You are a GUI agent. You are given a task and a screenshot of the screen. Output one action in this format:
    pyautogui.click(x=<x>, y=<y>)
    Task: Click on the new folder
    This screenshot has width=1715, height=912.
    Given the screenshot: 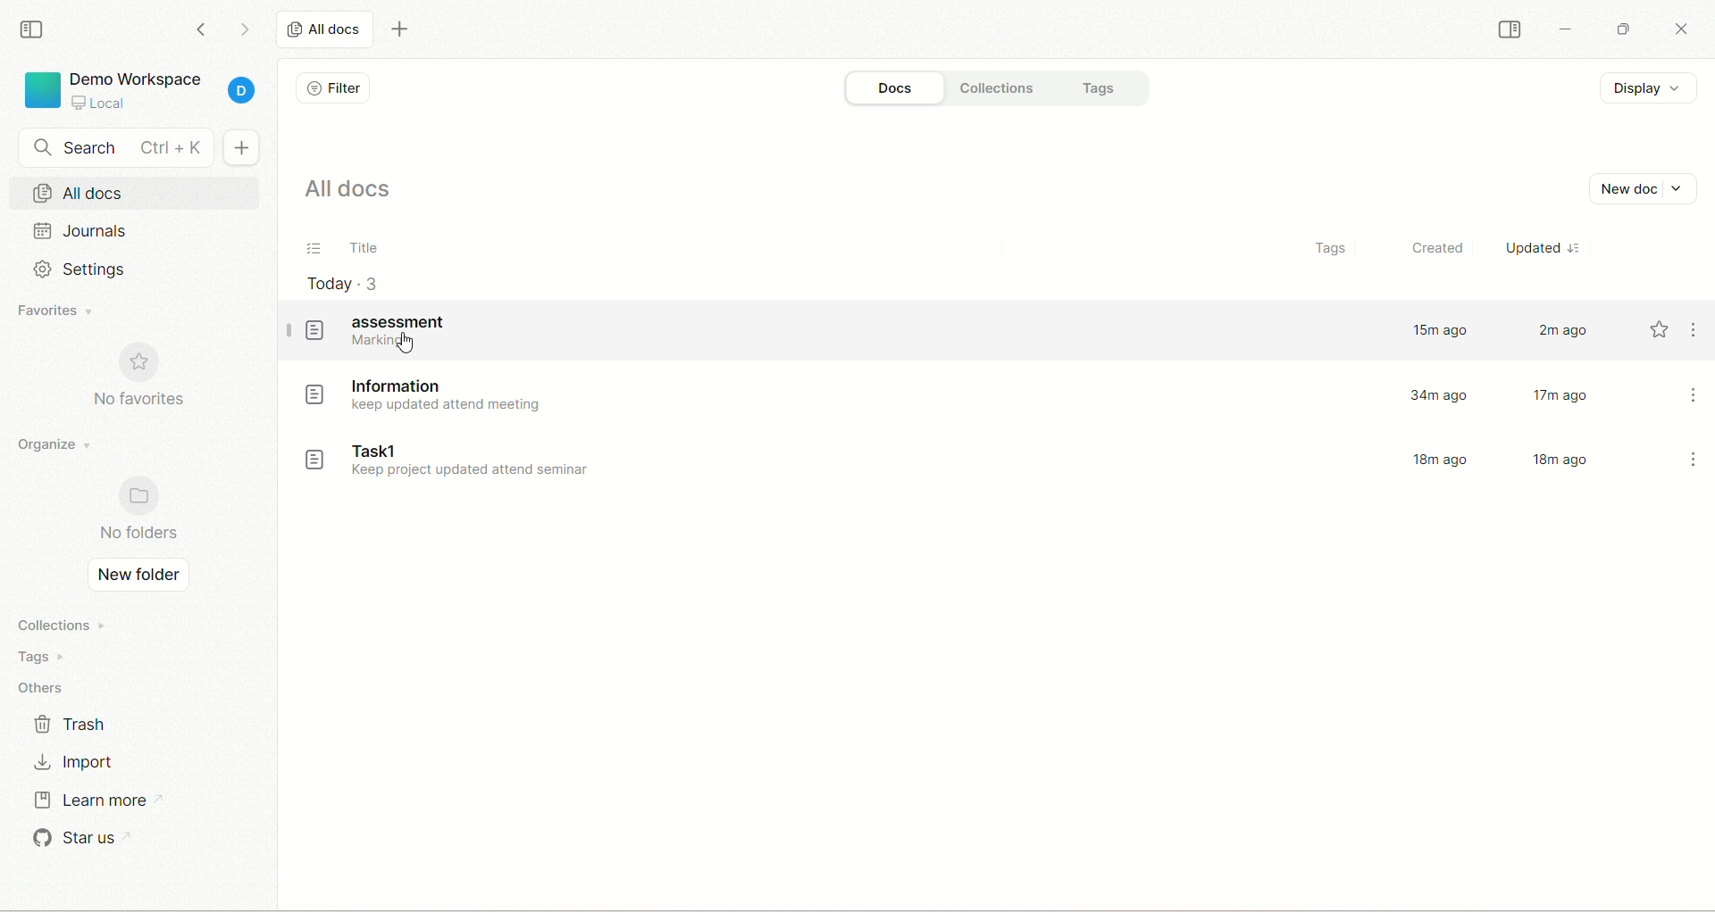 What is the action you would take?
    pyautogui.click(x=138, y=576)
    